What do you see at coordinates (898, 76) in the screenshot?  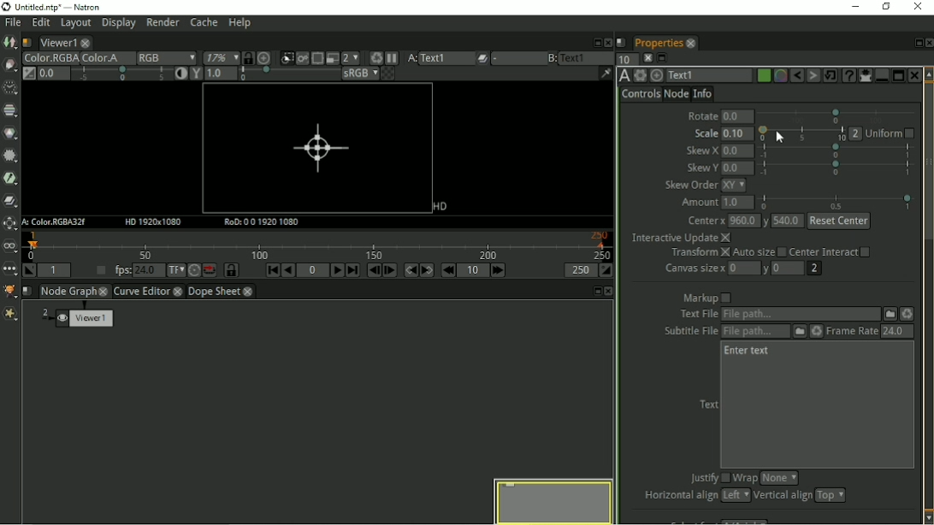 I see `Maximize` at bounding box center [898, 76].